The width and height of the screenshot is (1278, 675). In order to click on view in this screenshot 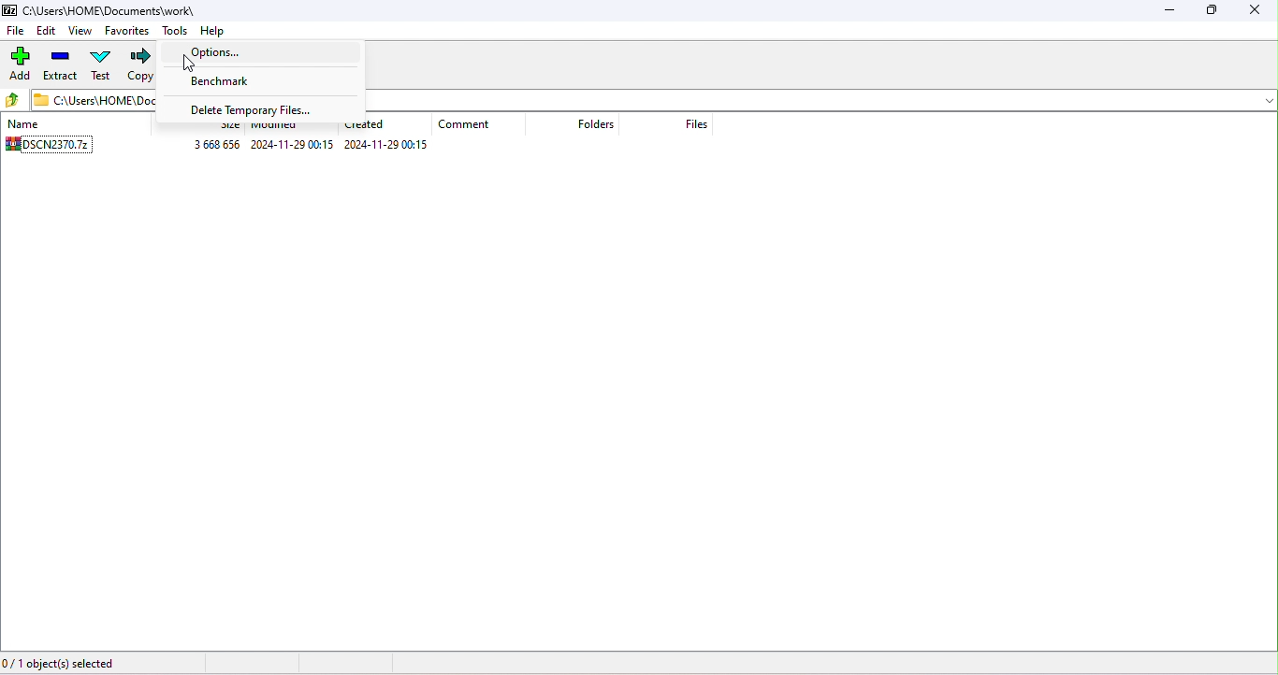, I will do `click(81, 32)`.